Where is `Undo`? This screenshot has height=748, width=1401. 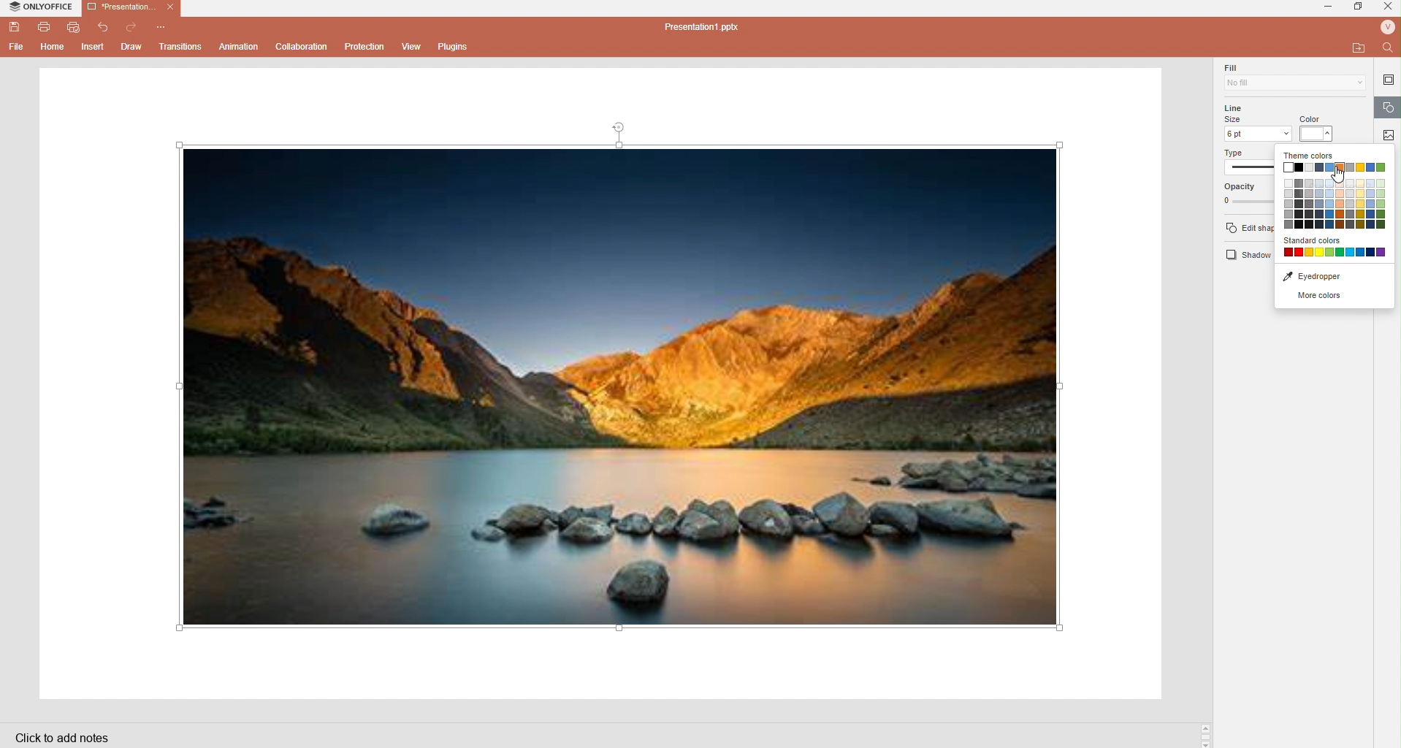 Undo is located at coordinates (107, 27).